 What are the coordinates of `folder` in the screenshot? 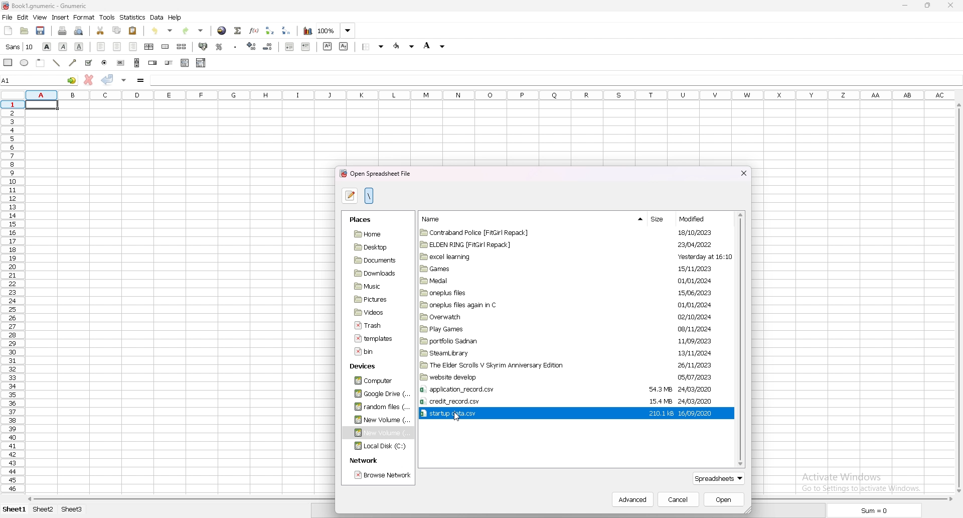 It's located at (375, 299).